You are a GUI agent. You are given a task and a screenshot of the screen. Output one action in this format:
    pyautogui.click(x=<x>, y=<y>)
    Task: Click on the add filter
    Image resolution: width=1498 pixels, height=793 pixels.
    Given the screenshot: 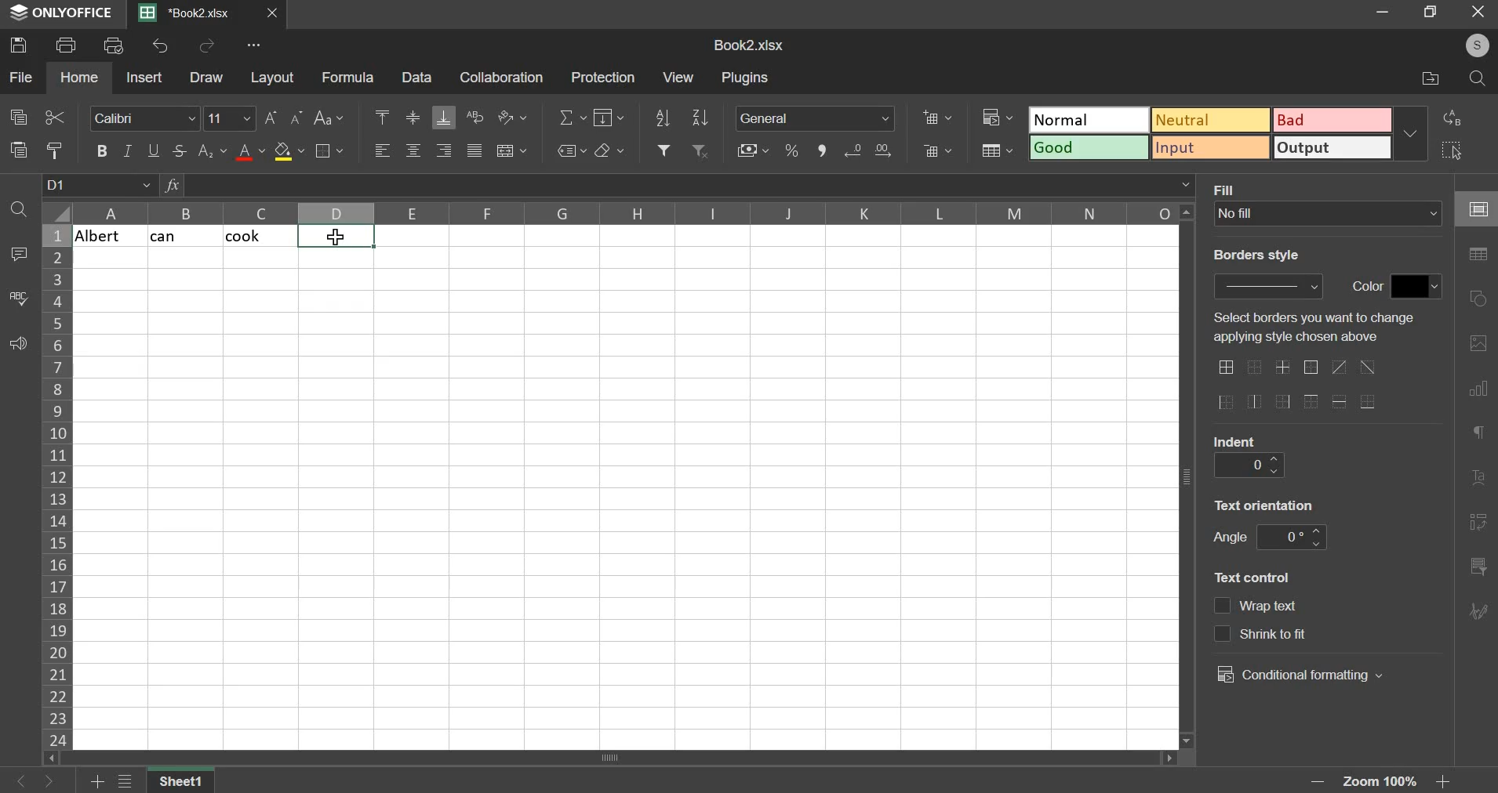 What is the action you would take?
    pyautogui.click(x=662, y=149)
    